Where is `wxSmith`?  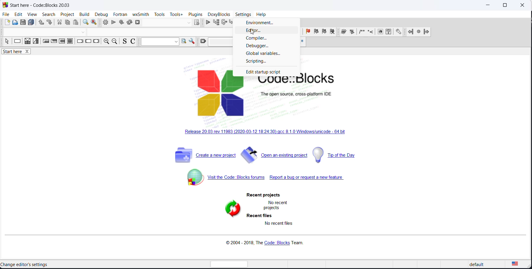
wxSmith is located at coordinates (140, 14).